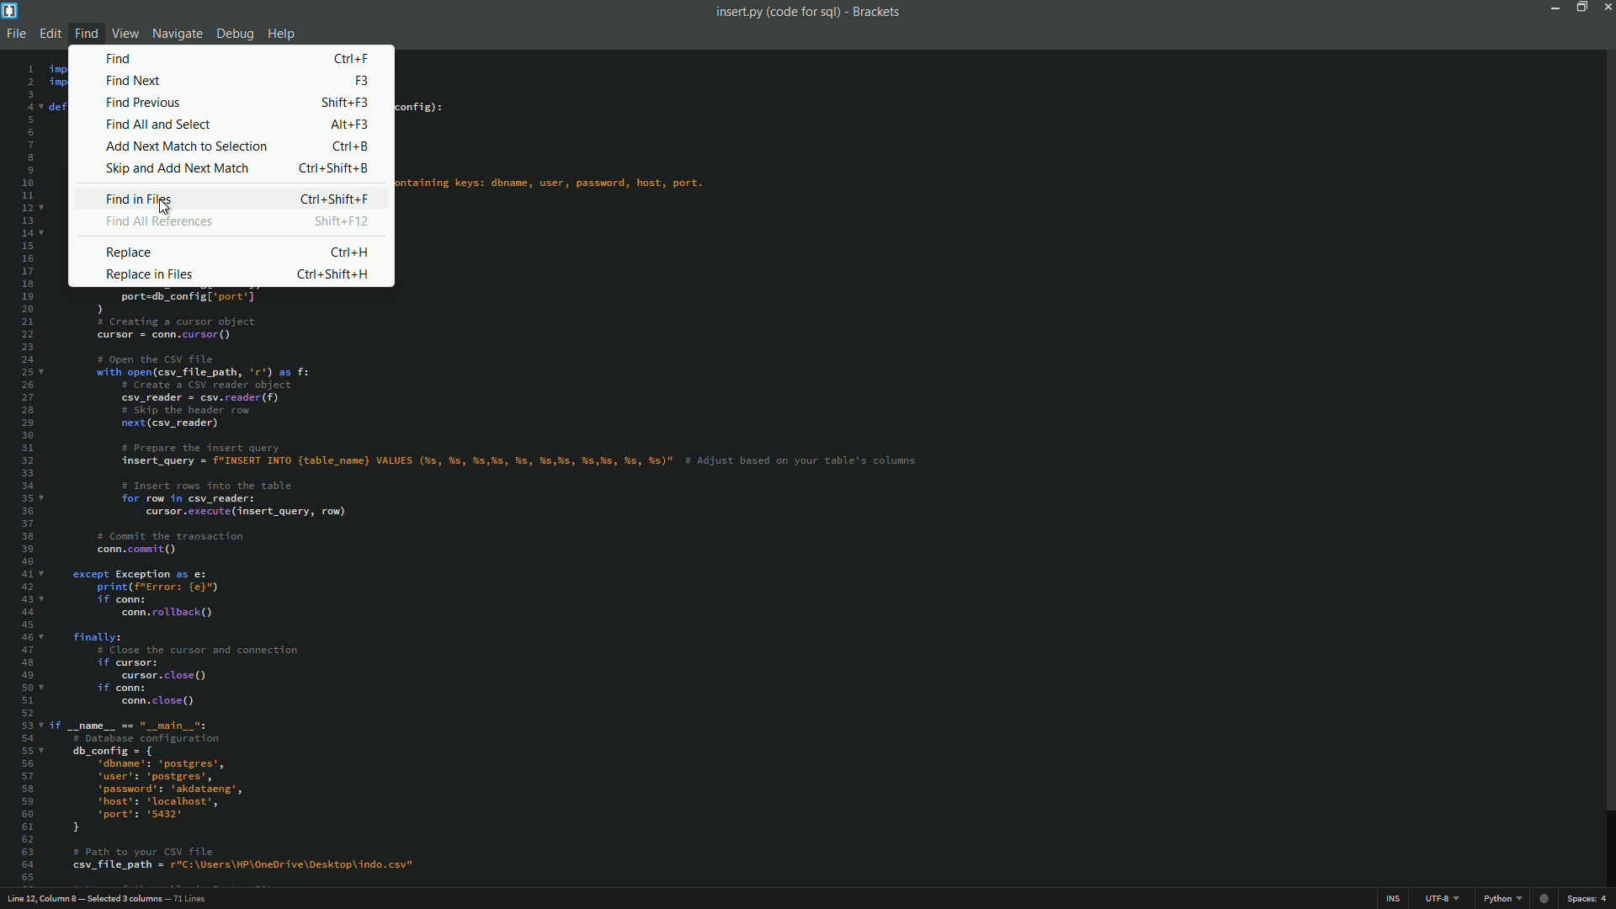 The height and width of the screenshot is (909, 1616). I want to click on file in files, so click(141, 201).